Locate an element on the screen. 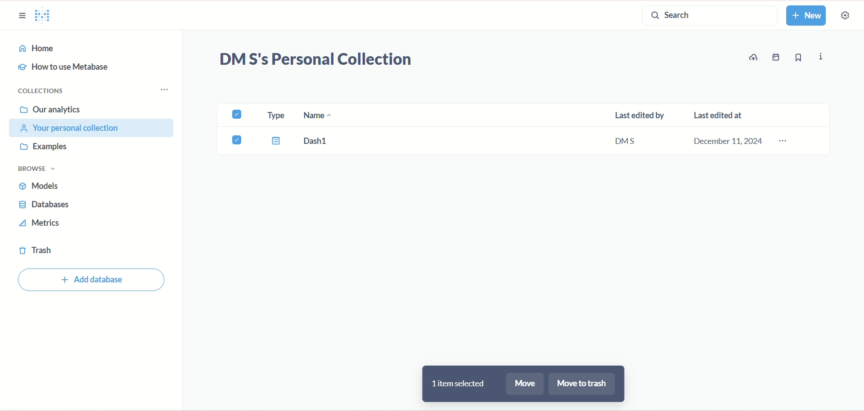  Collections menu is located at coordinates (162, 89).